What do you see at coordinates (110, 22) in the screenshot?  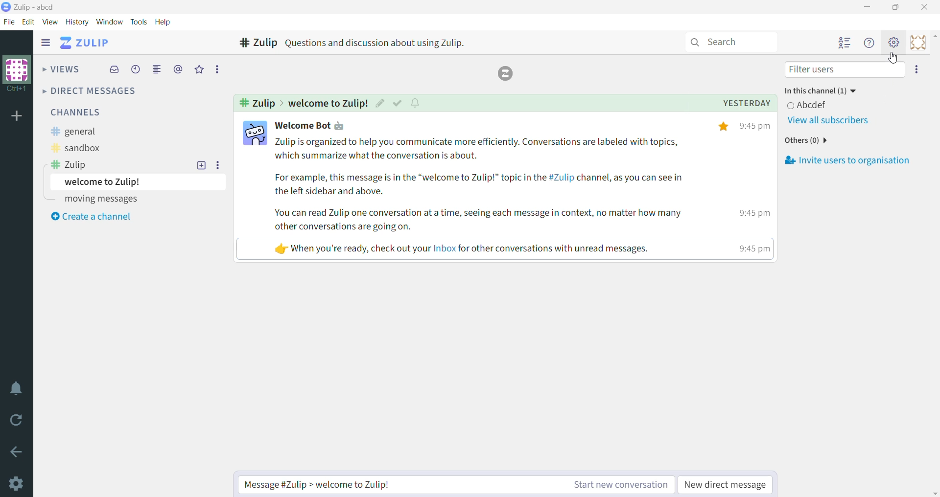 I see `Window` at bounding box center [110, 22].